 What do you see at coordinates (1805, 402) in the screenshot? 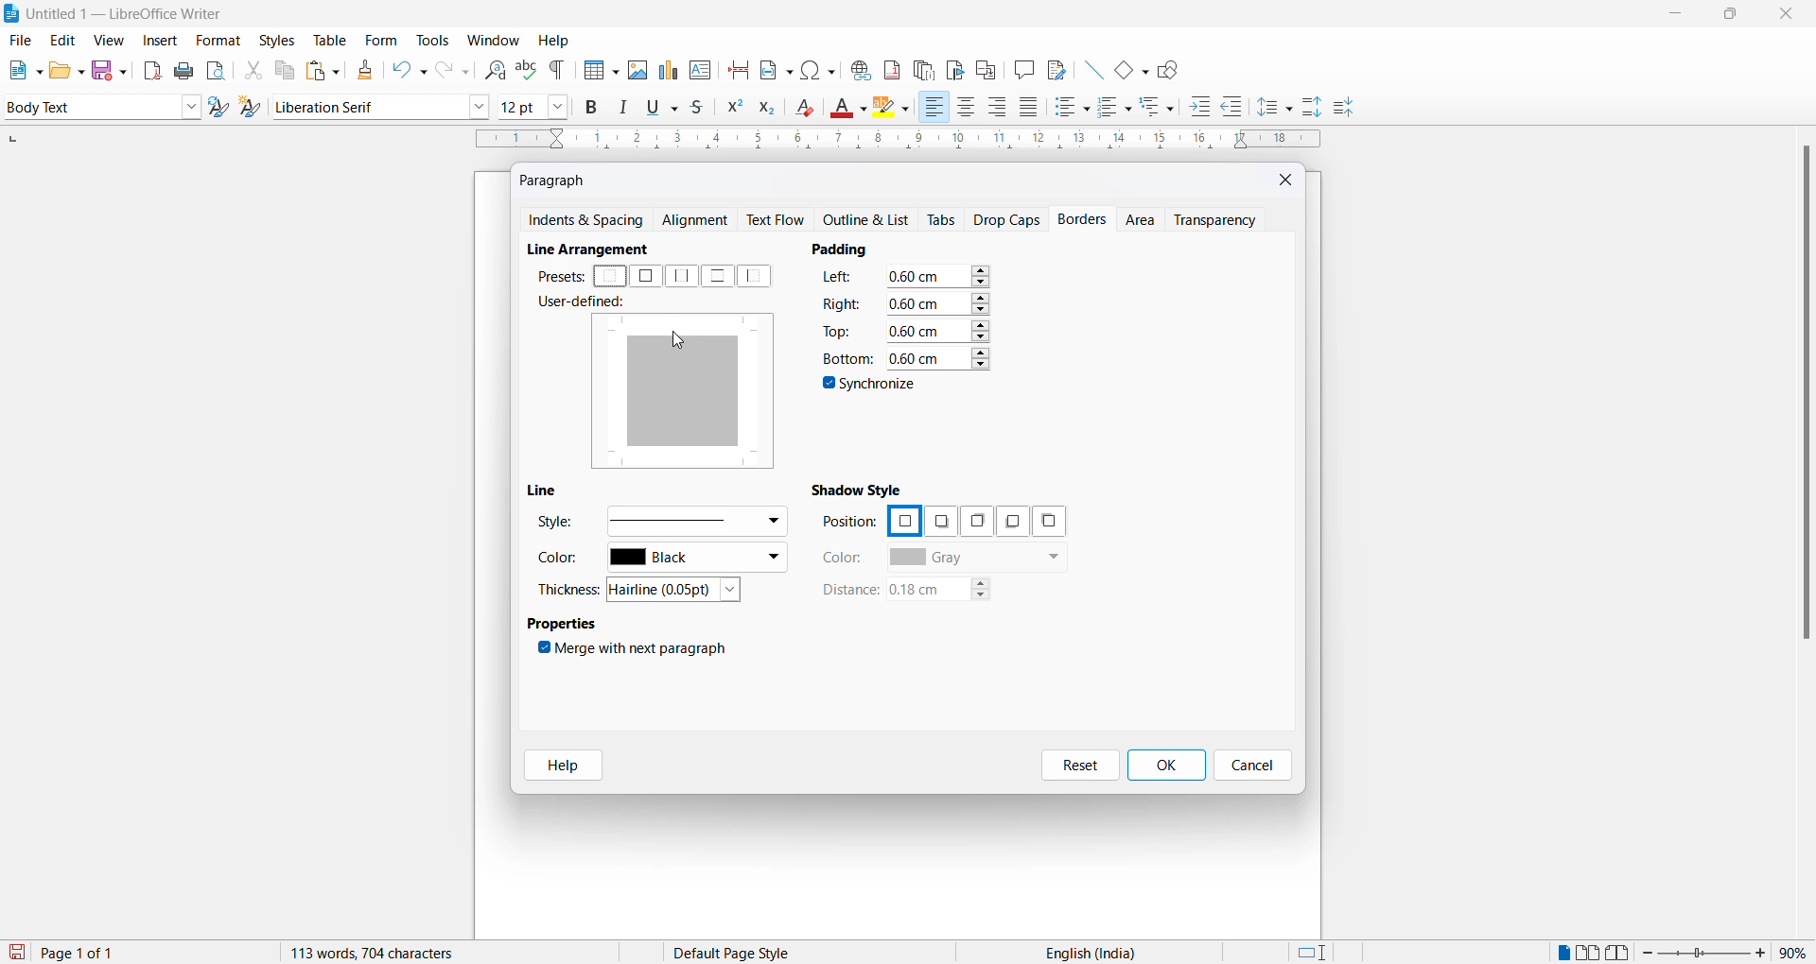
I see `scrollbar` at bounding box center [1805, 402].